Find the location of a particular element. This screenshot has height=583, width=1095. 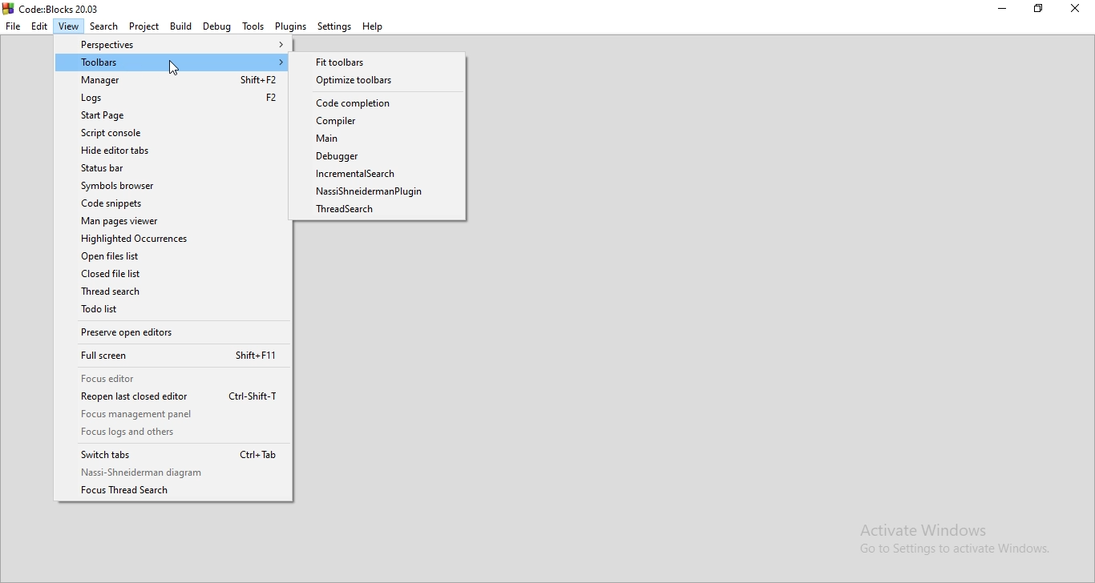

View  is located at coordinates (69, 26).